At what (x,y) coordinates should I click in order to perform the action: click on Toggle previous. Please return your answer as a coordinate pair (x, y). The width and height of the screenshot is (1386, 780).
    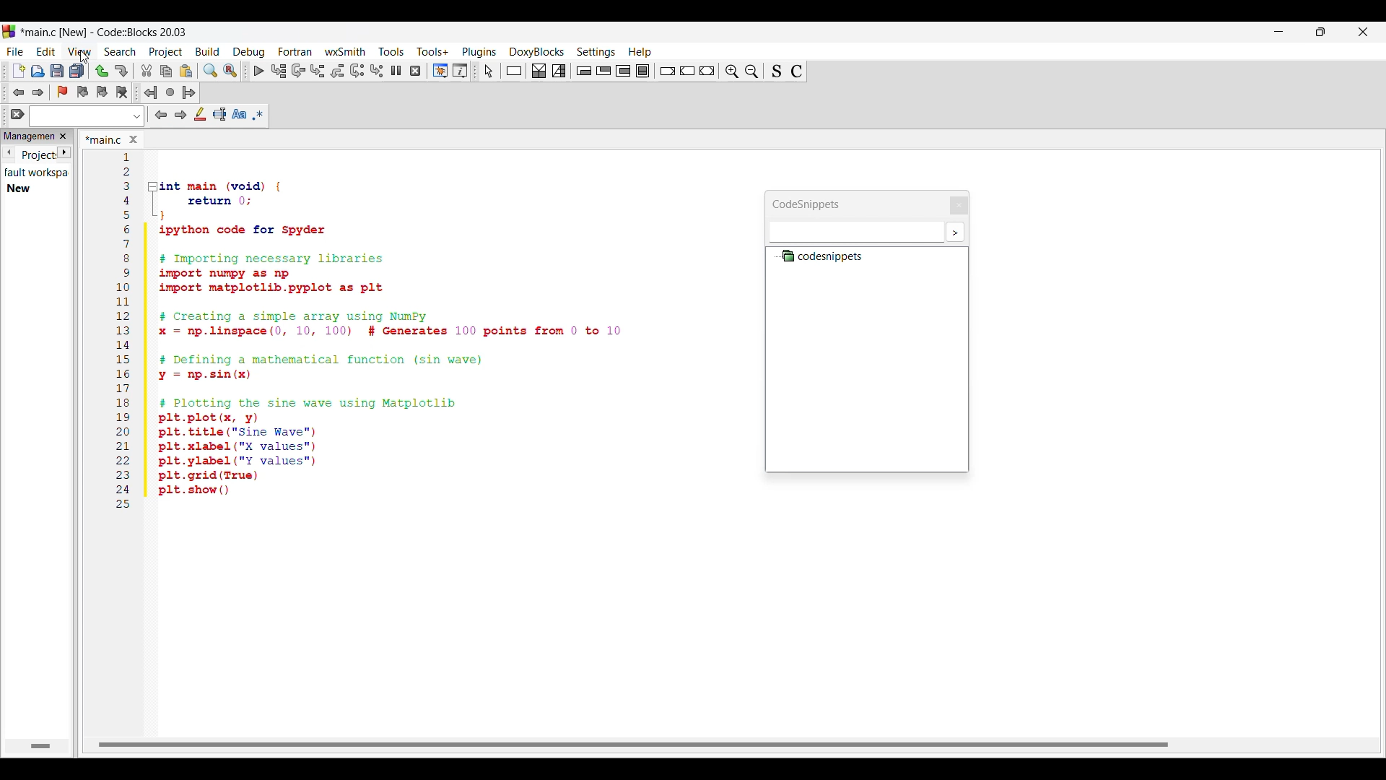
    Looking at the image, I should click on (82, 92).